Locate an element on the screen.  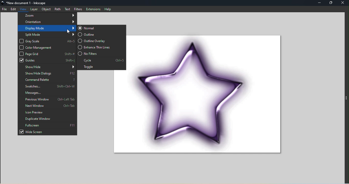
Orientation is located at coordinates (47, 22).